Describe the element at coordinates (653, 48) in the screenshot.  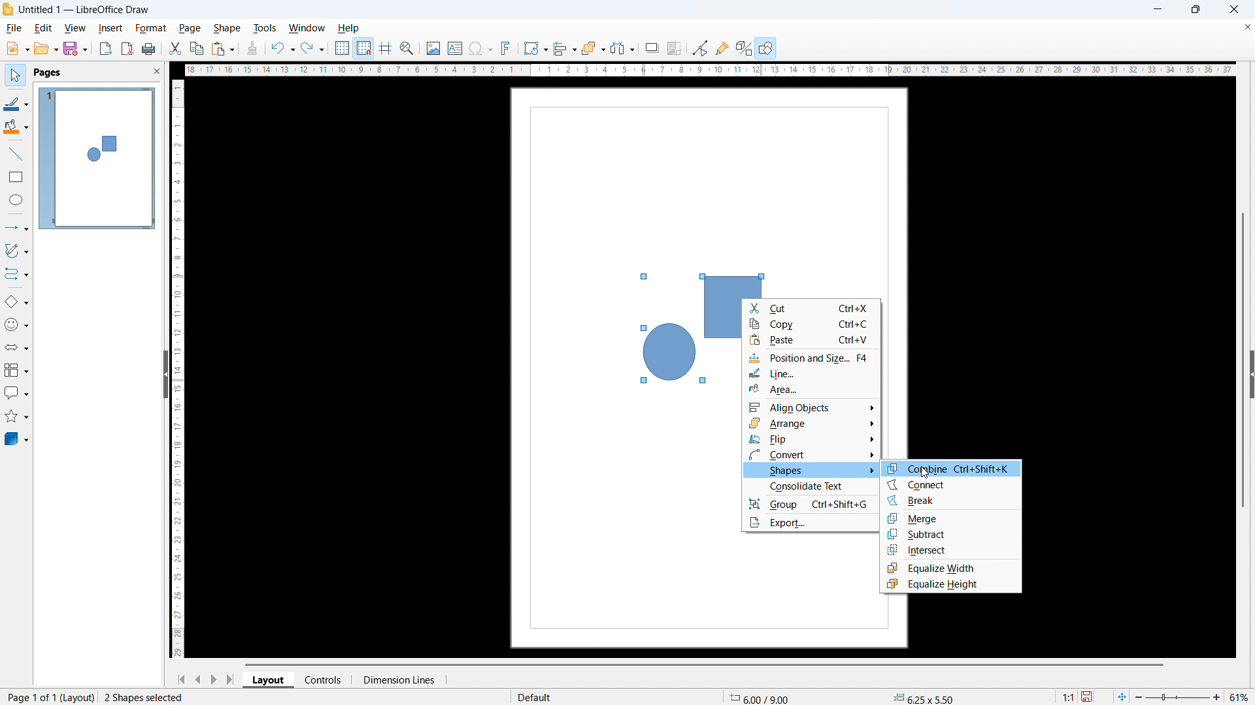
I see `shadow` at that location.